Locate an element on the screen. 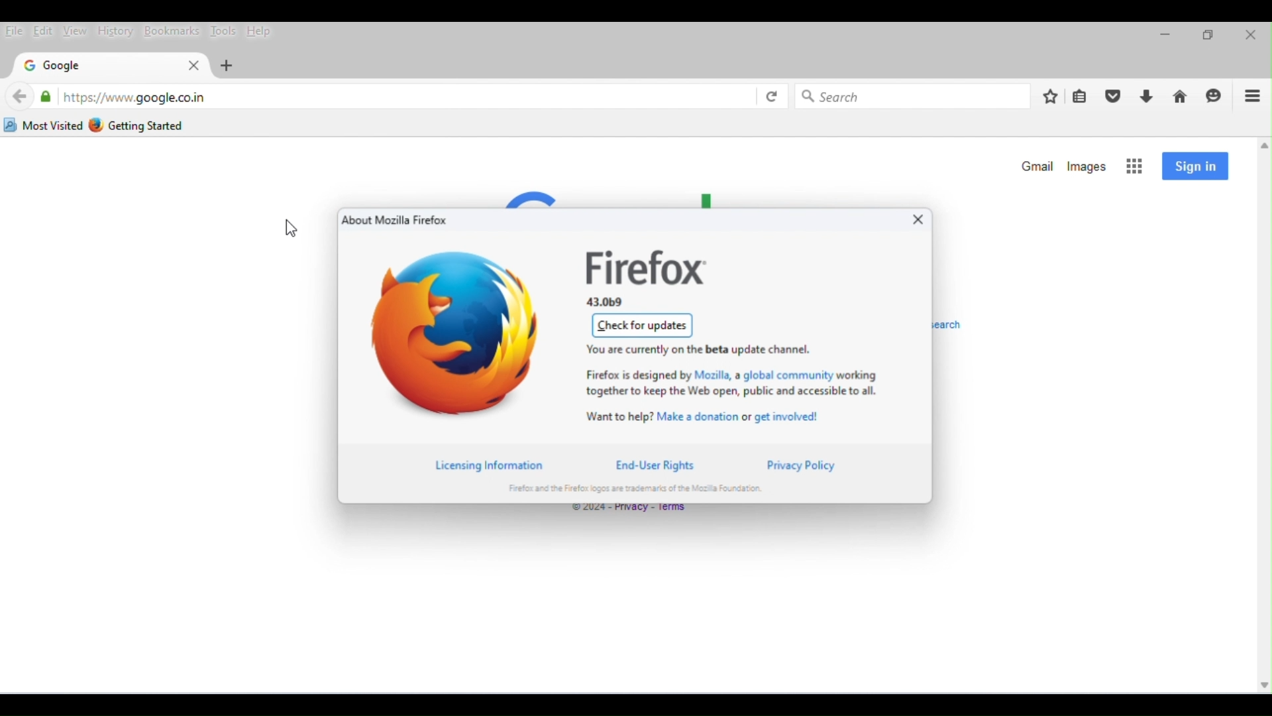 The image size is (1272, 716). 2024- privacy-terms is located at coordinates (629, 510).